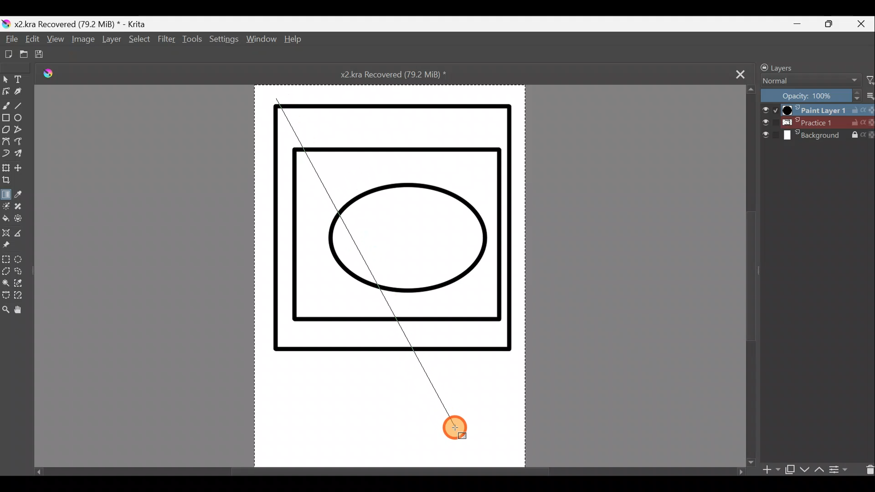 This screenshot has width=875, height=492. I want to click on Move layer/mask up, so click(818, 470).